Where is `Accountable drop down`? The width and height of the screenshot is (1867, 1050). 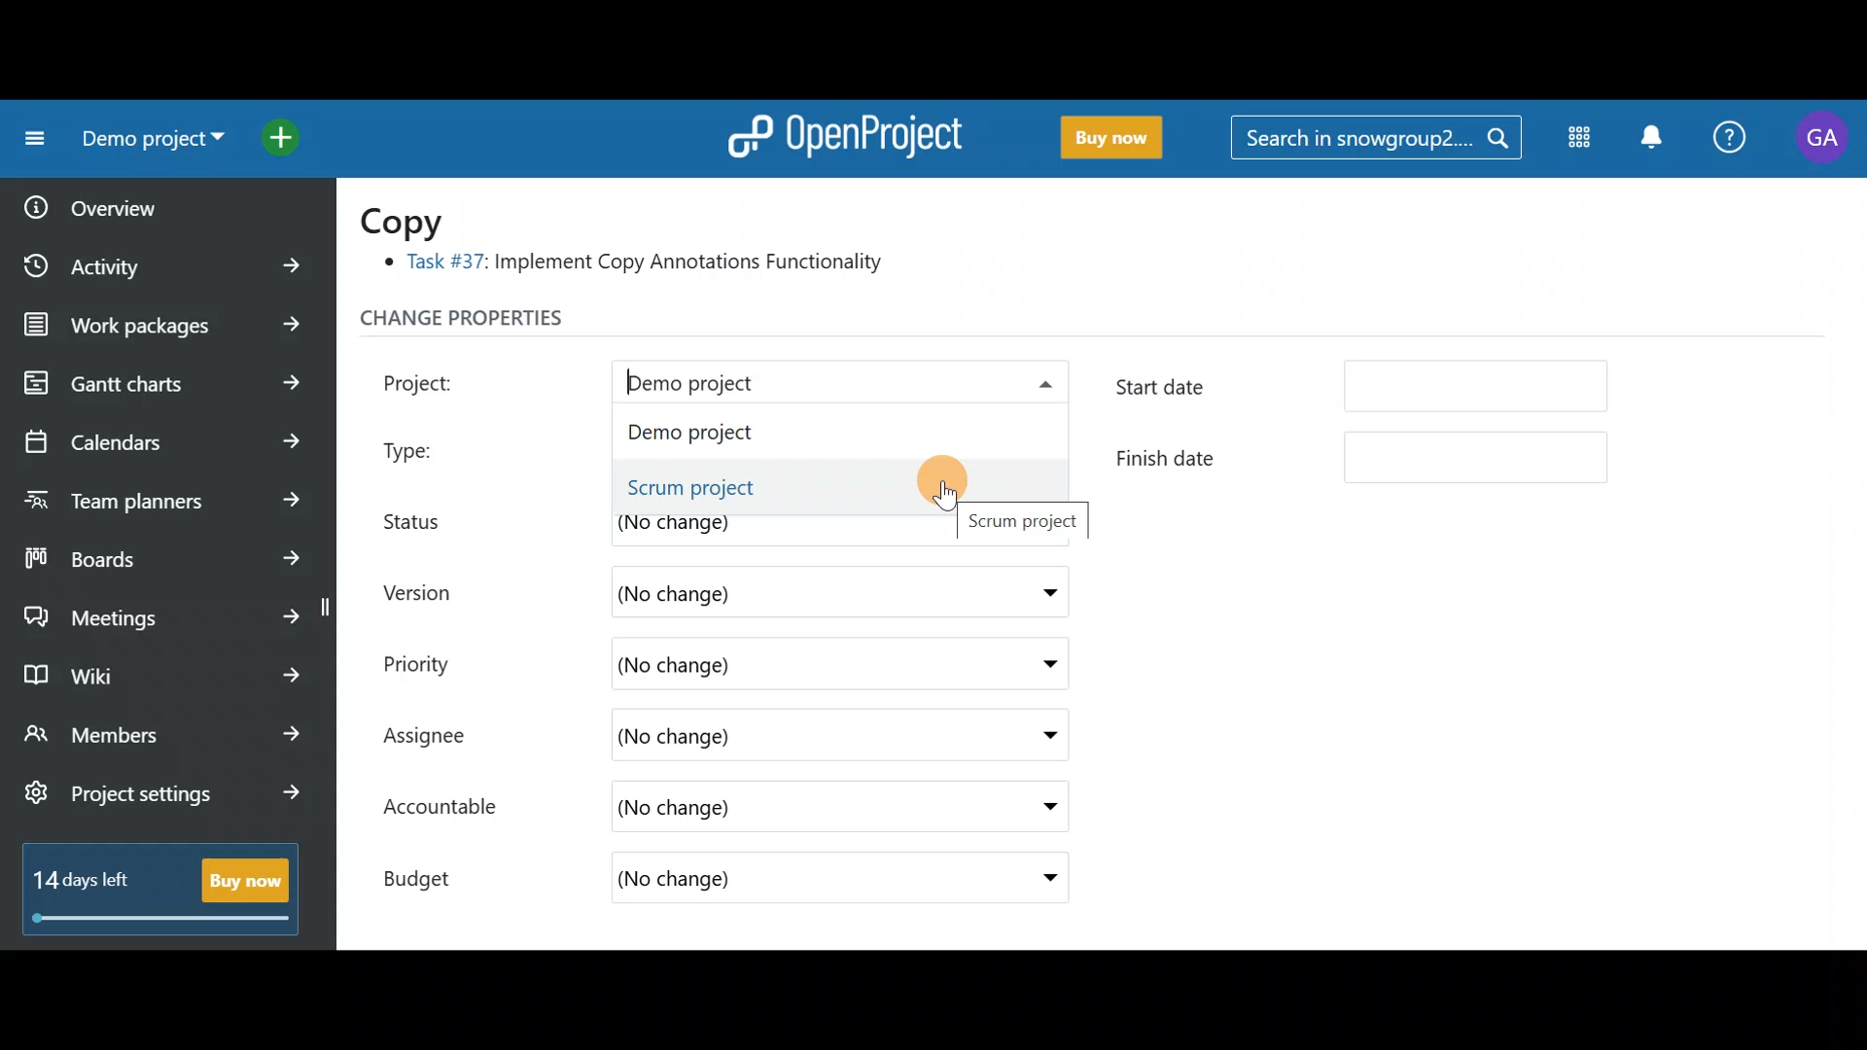
Accountable drop down is located at coordinates (1039, 808).